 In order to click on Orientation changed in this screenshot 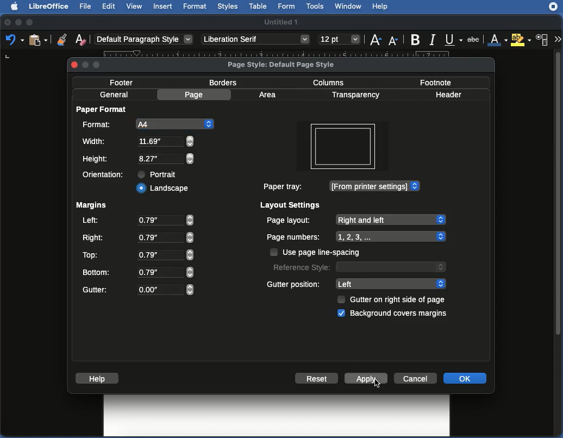, I will do `click(345, 151)`.